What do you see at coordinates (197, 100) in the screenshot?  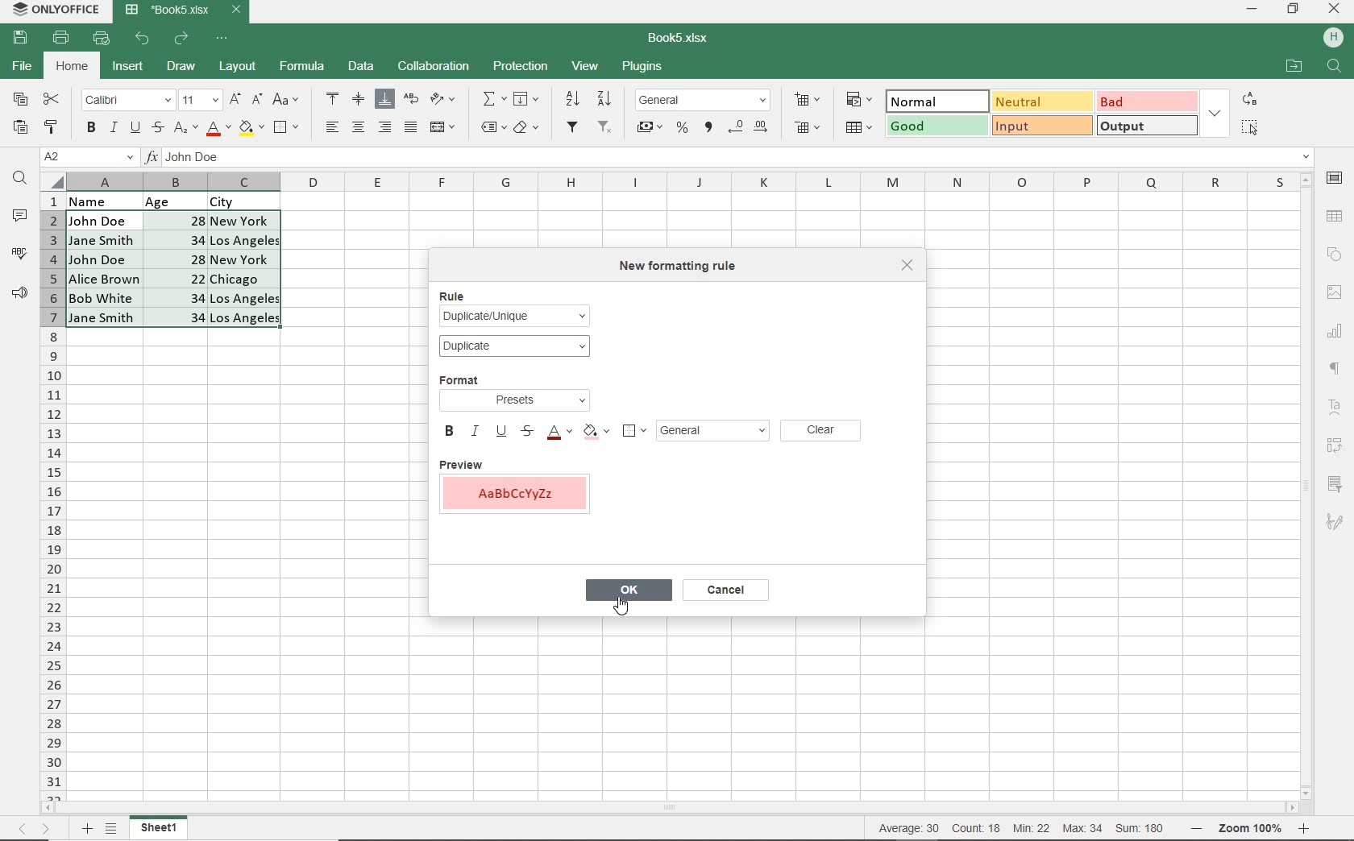 I see `FONT SIZE` at bounding box center [197, 100].